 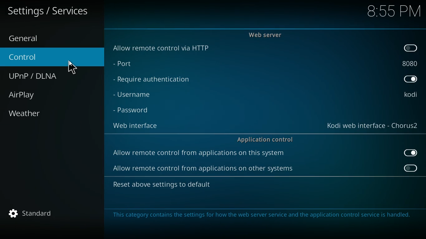 What do you see at coordinates (39, 76) in the screenshot?
I see `UPnP / DLNA` at bounding box center [39, 76].